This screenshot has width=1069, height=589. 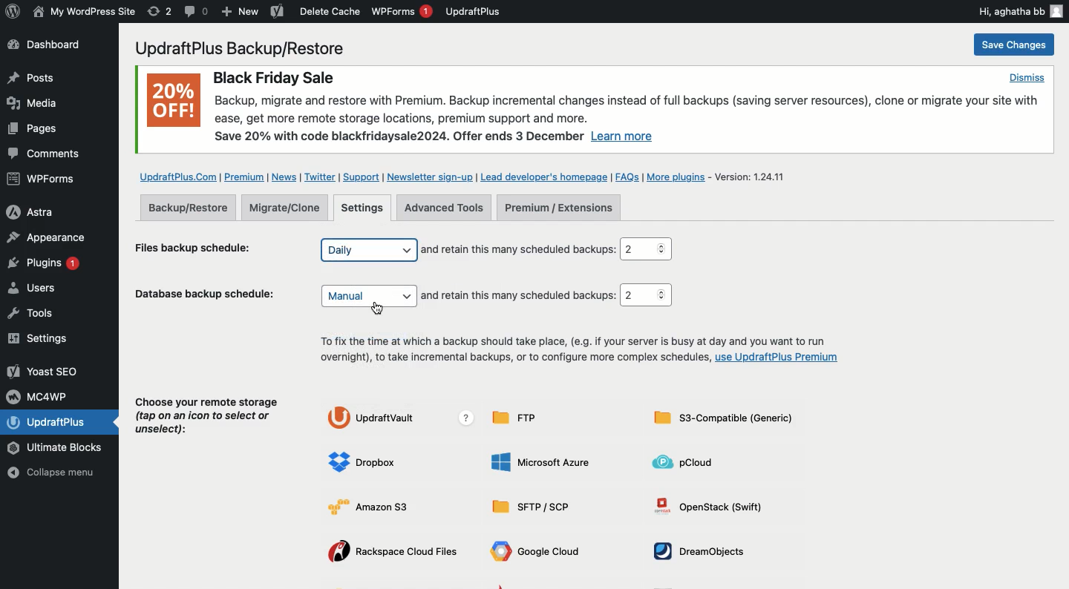 I want to click on Advanced tools, so click(x=444, y=208).